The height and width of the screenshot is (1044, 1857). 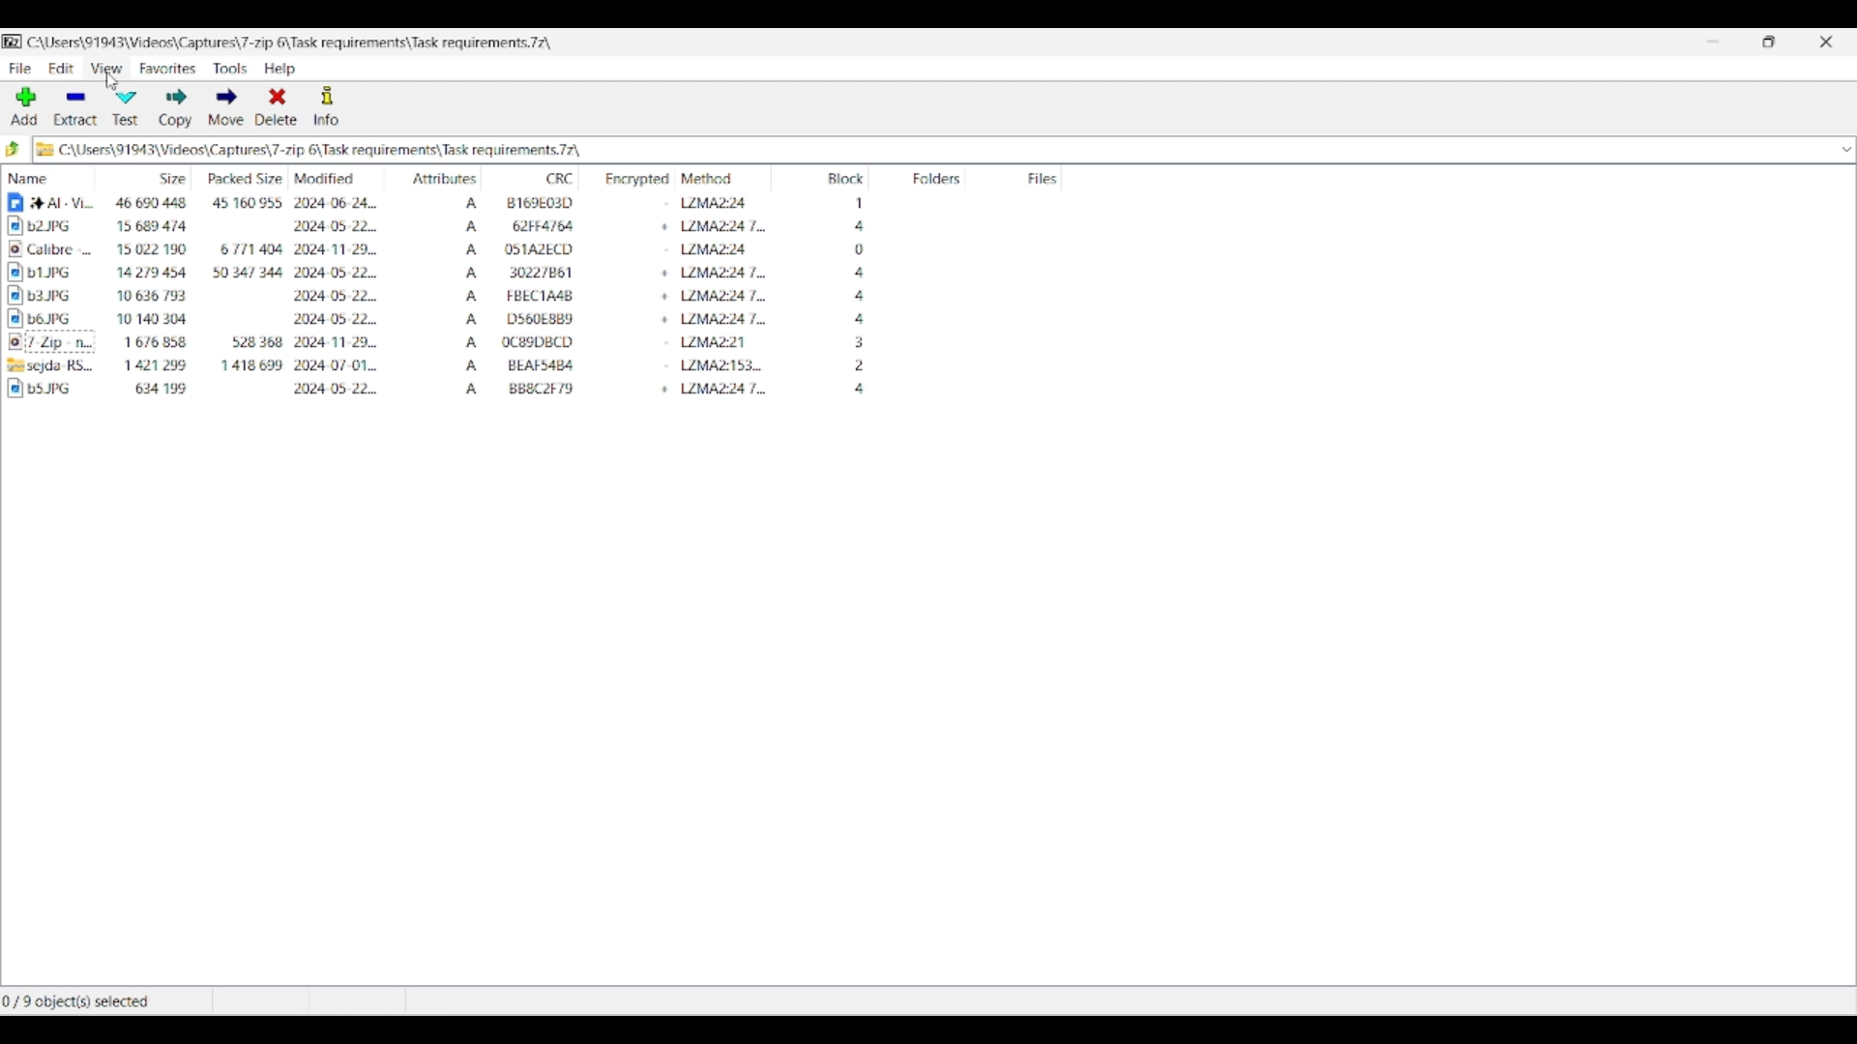 What do you see at coordinates (20, 69) in the screenshot?
I see `File menu` at bounding box center [20, 69].